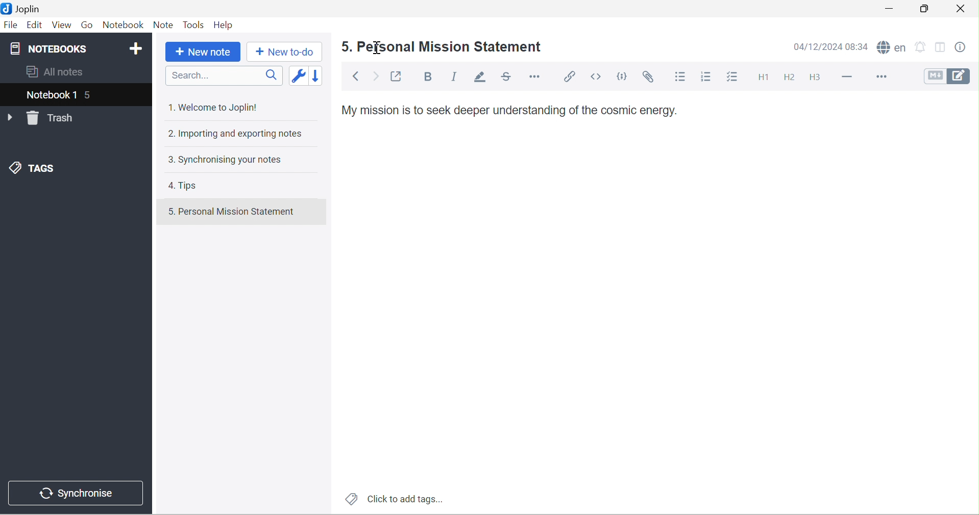 This screenshot has width=979, height=515. What do you see at coordinates (482, 78) in the screenshot?
I see `Highlight` at bounding box center [482, 78].